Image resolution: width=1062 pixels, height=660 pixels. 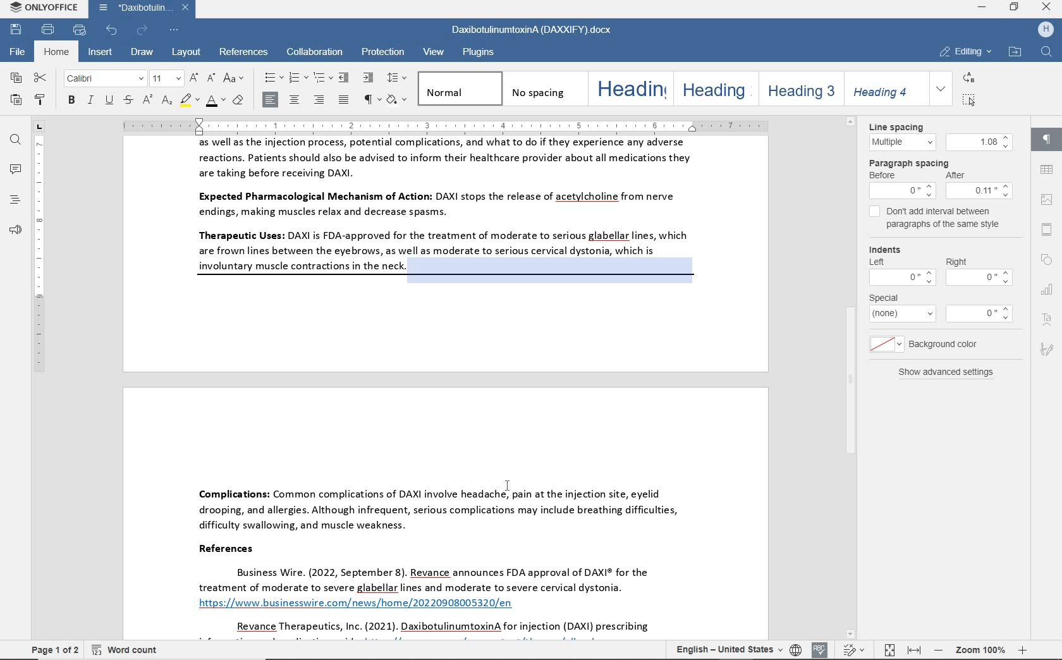 What do you see at coordinates (1047, 200) in the screenshot?
I see `image` at bounding box center [1047, 200].